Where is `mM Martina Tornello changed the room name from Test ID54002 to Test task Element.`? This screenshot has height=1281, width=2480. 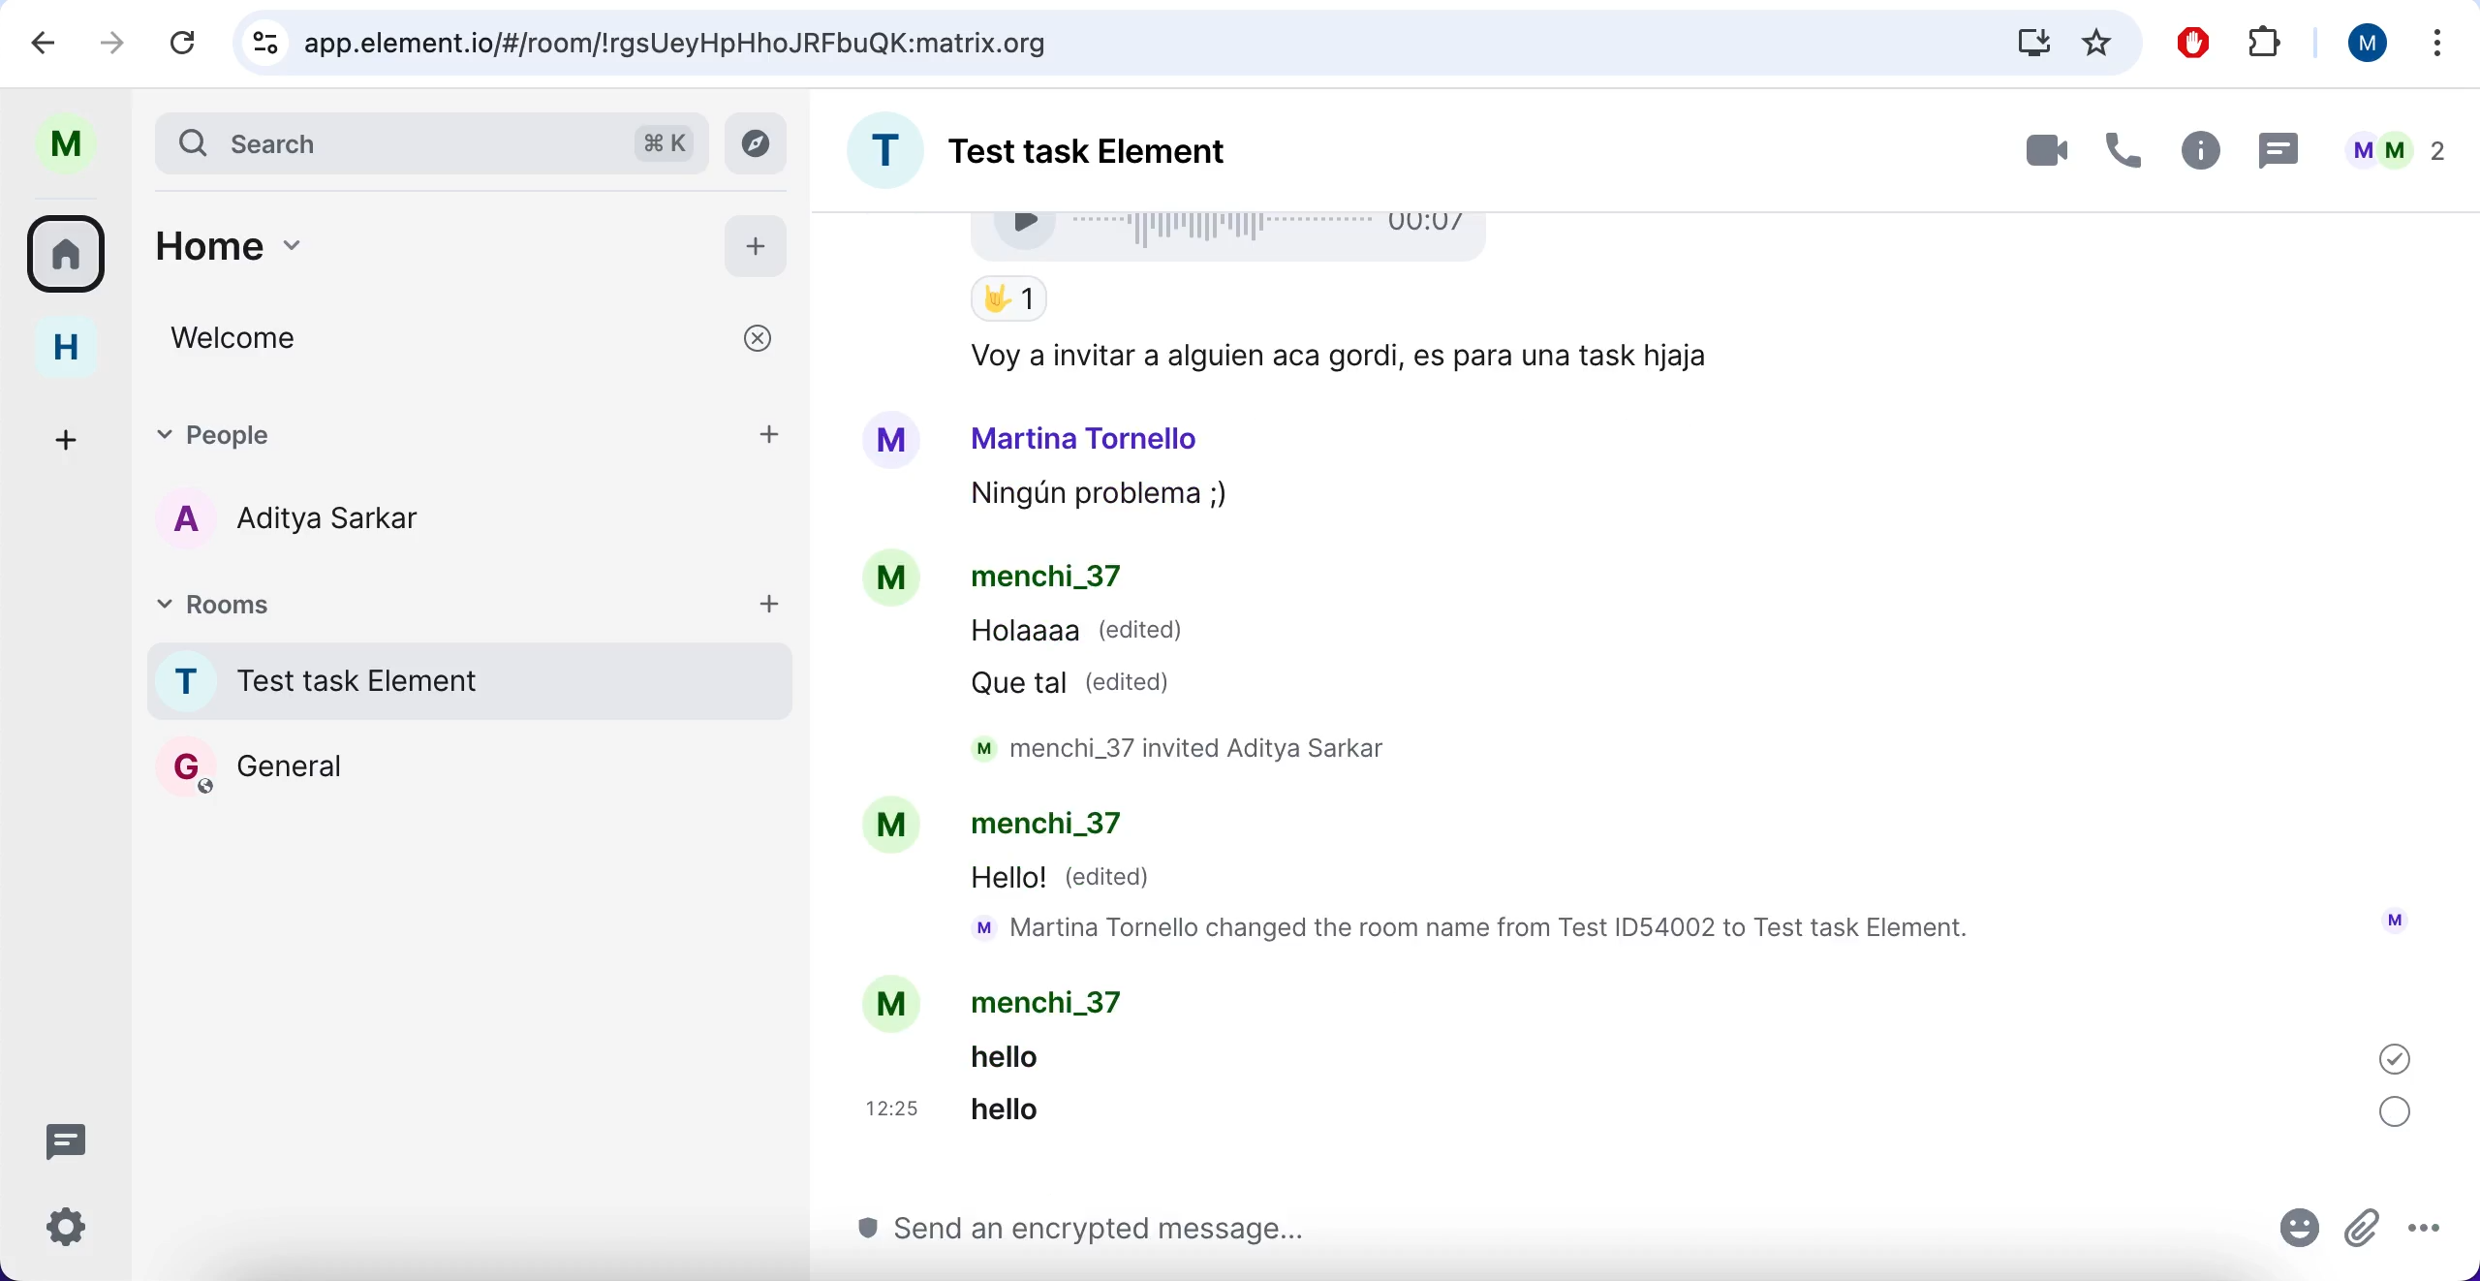
mM Martina Tornello changed the room name from Test ID54002 to Test task Element. is located at coordinates (1466, 924).